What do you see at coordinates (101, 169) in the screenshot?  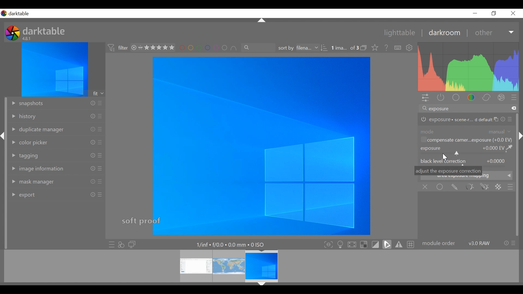 I see `presets` at bounding box center [101, 169].